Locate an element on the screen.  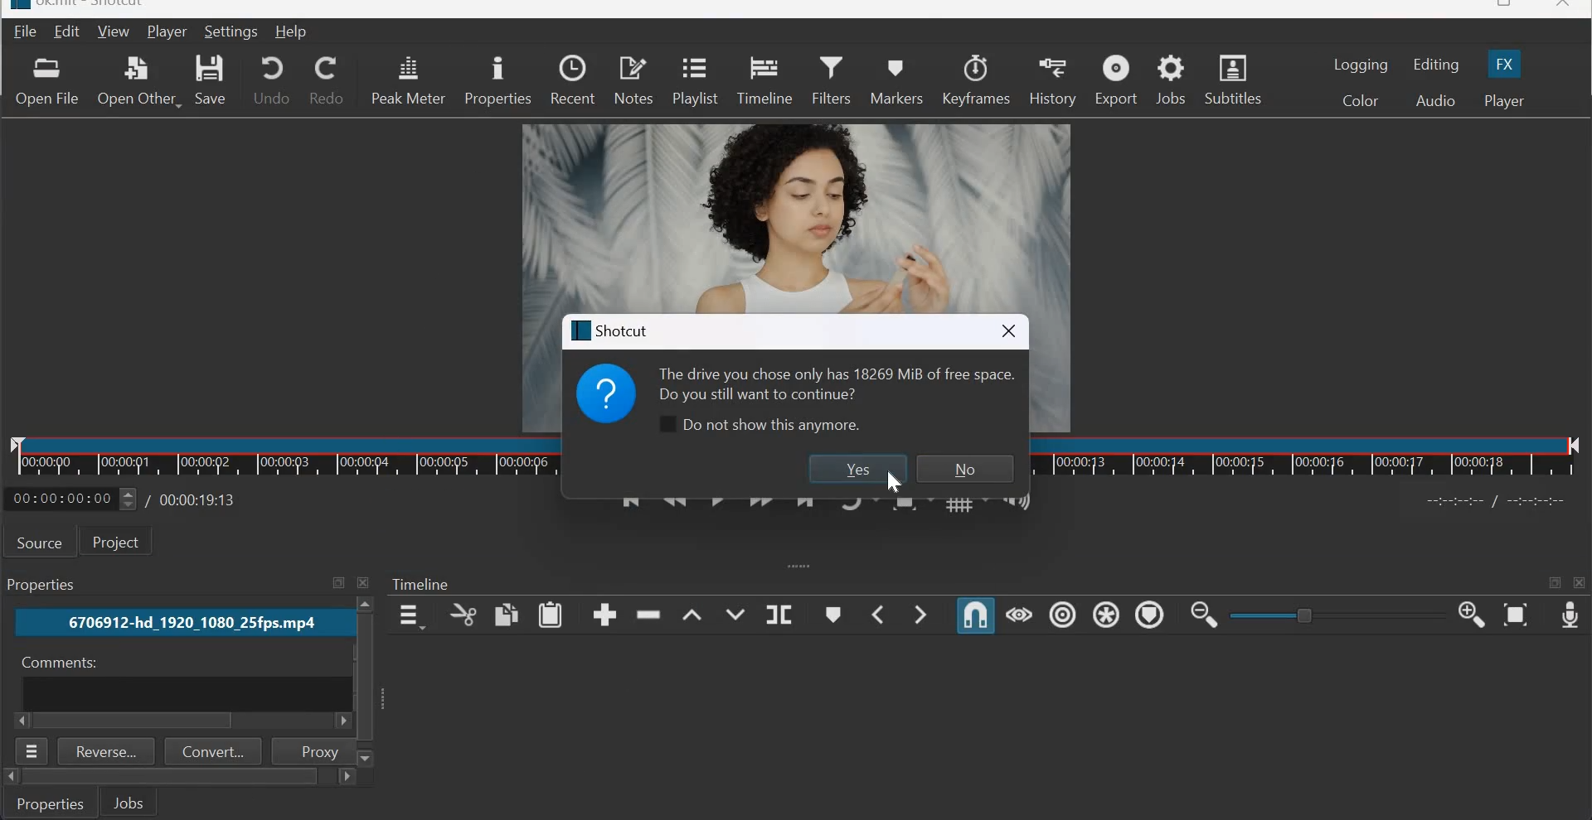
lift is located at coordinates (692, 612).